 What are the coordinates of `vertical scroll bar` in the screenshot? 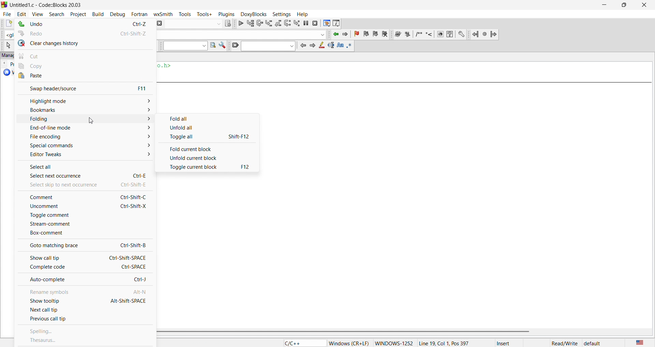 It's located at (401, 332).